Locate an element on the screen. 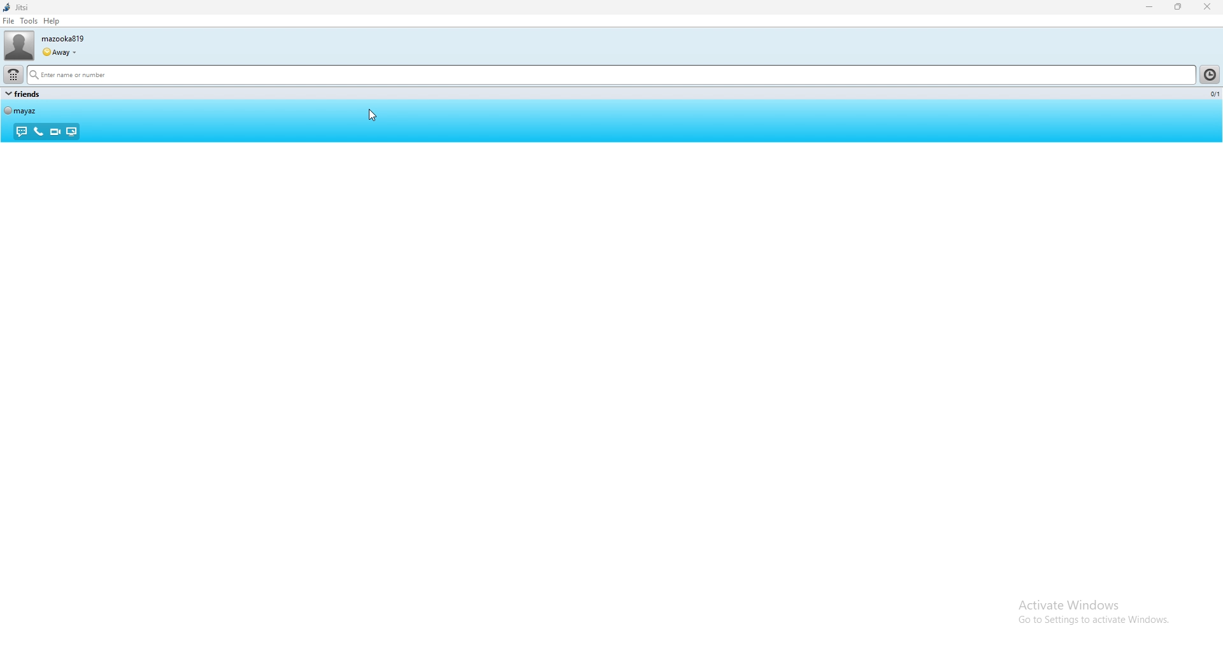  dialpad is located at coordinates (13, 74).